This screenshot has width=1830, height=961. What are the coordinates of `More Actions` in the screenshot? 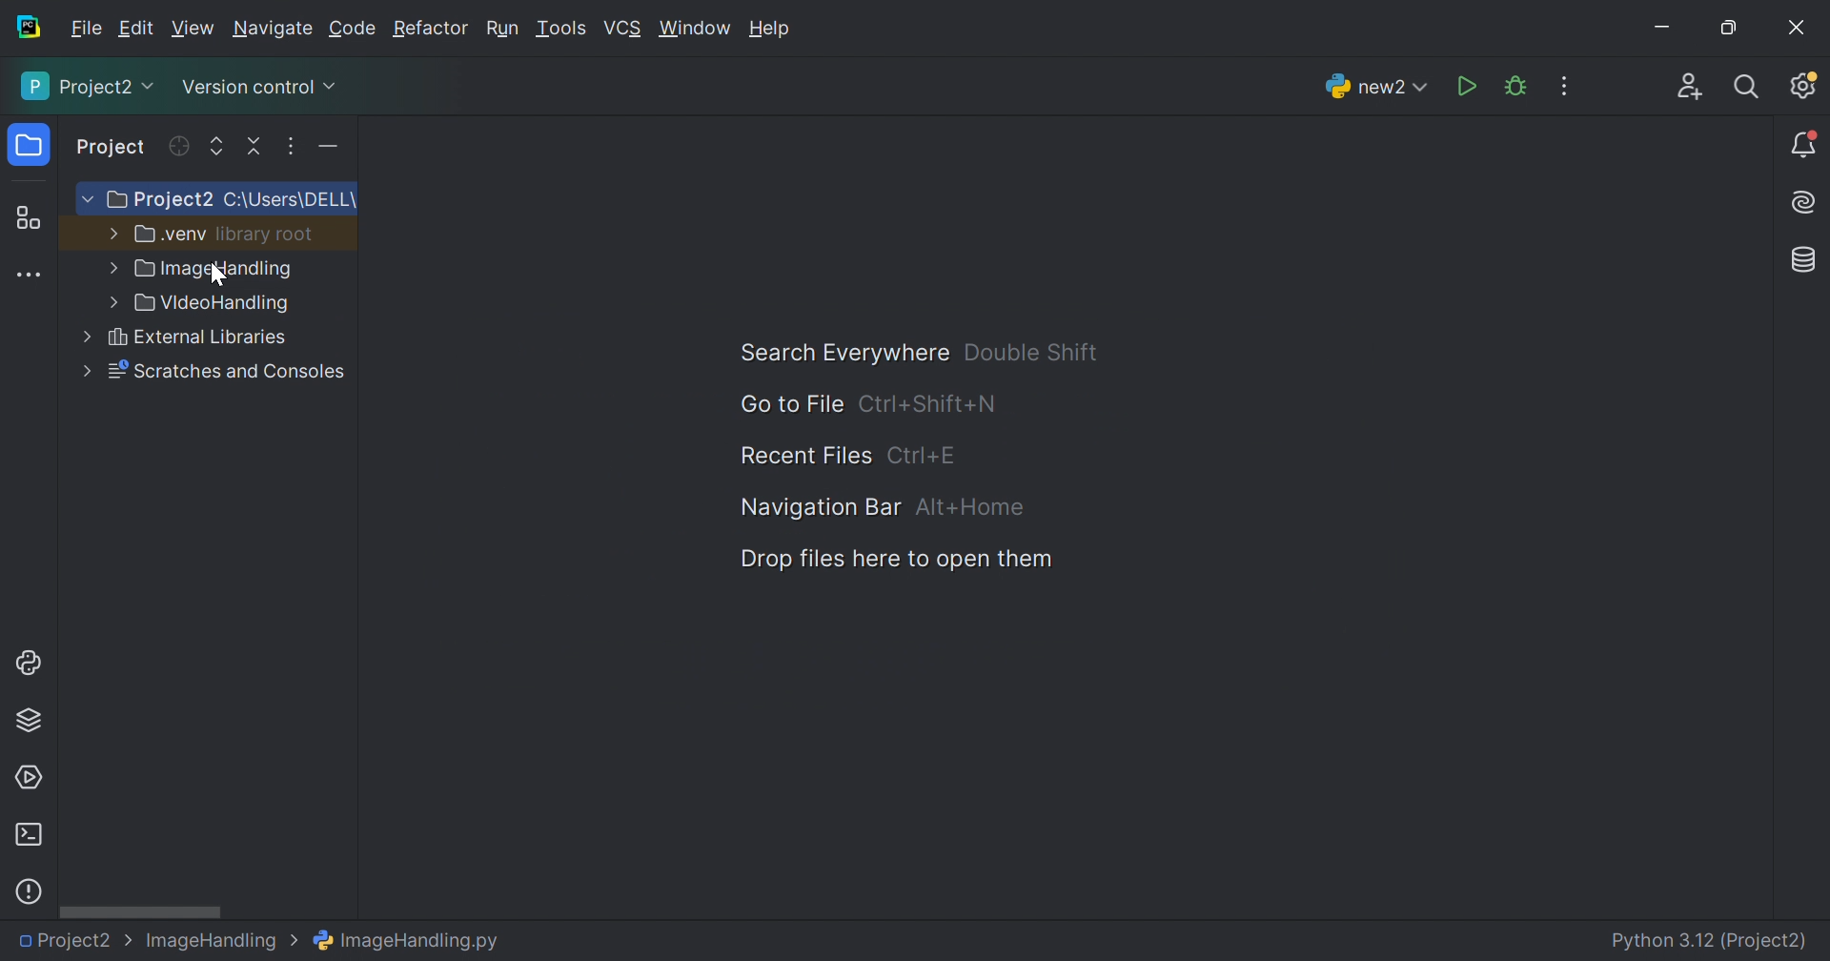 It's located at (1564, 86).